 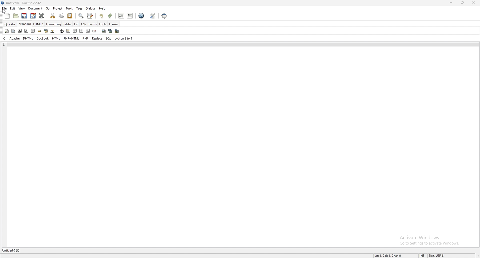 What do you see at coordinates (93, 24) in the screenshot?
I see `forms` at bounding box center [93, 24].